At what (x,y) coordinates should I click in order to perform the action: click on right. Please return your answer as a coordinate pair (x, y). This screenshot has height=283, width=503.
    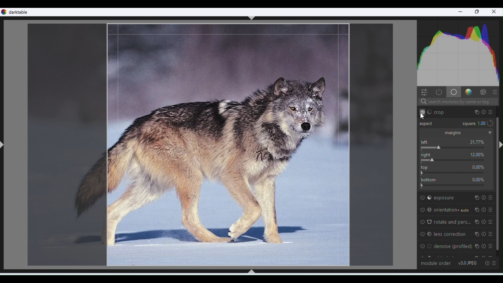
    Looking at the image, I should click on (427, 154).